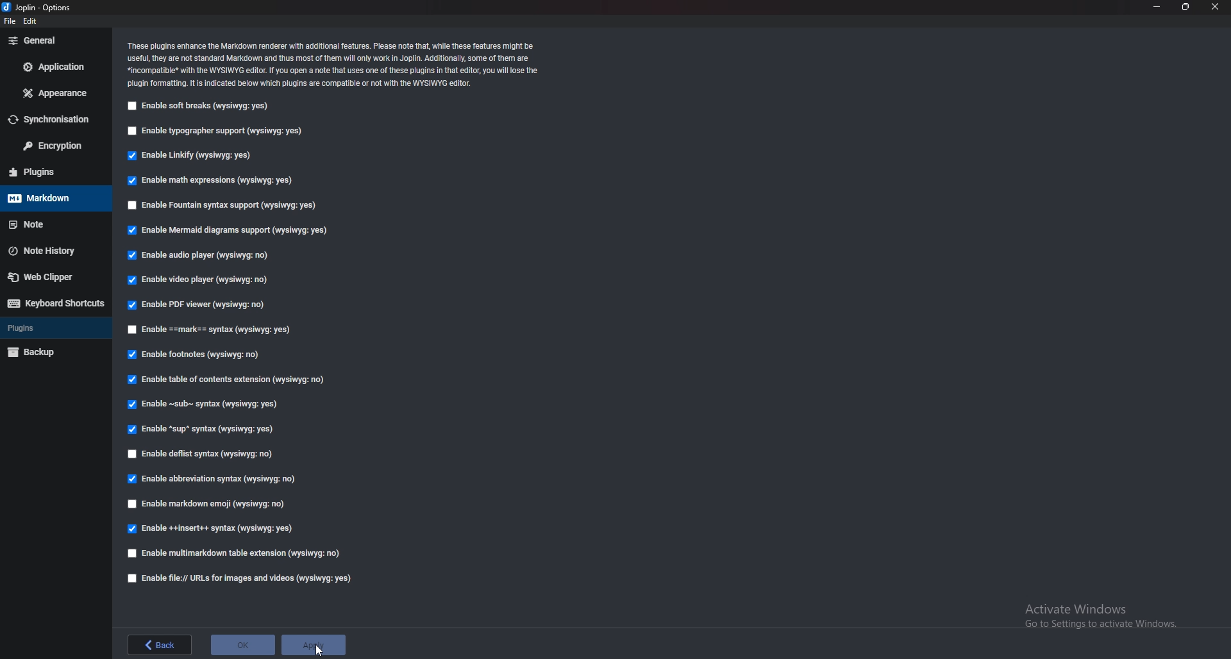 This screenshot has height=659, width=1231. What do you see at coordinates (9, 22) in the screenshot?
I see `file` at bounding box center [9, 22].